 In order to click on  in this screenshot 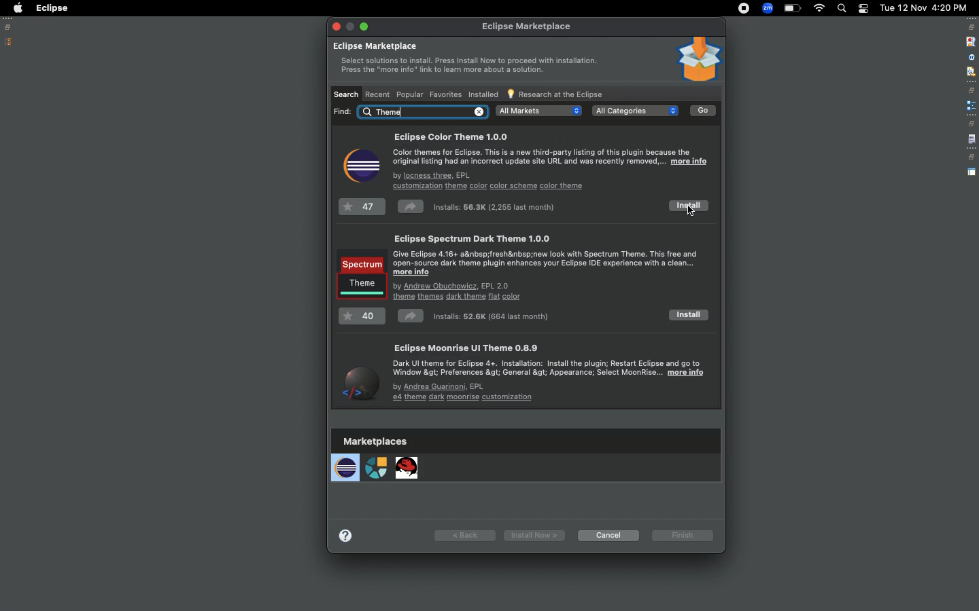, I will do `click(424, 111)`.